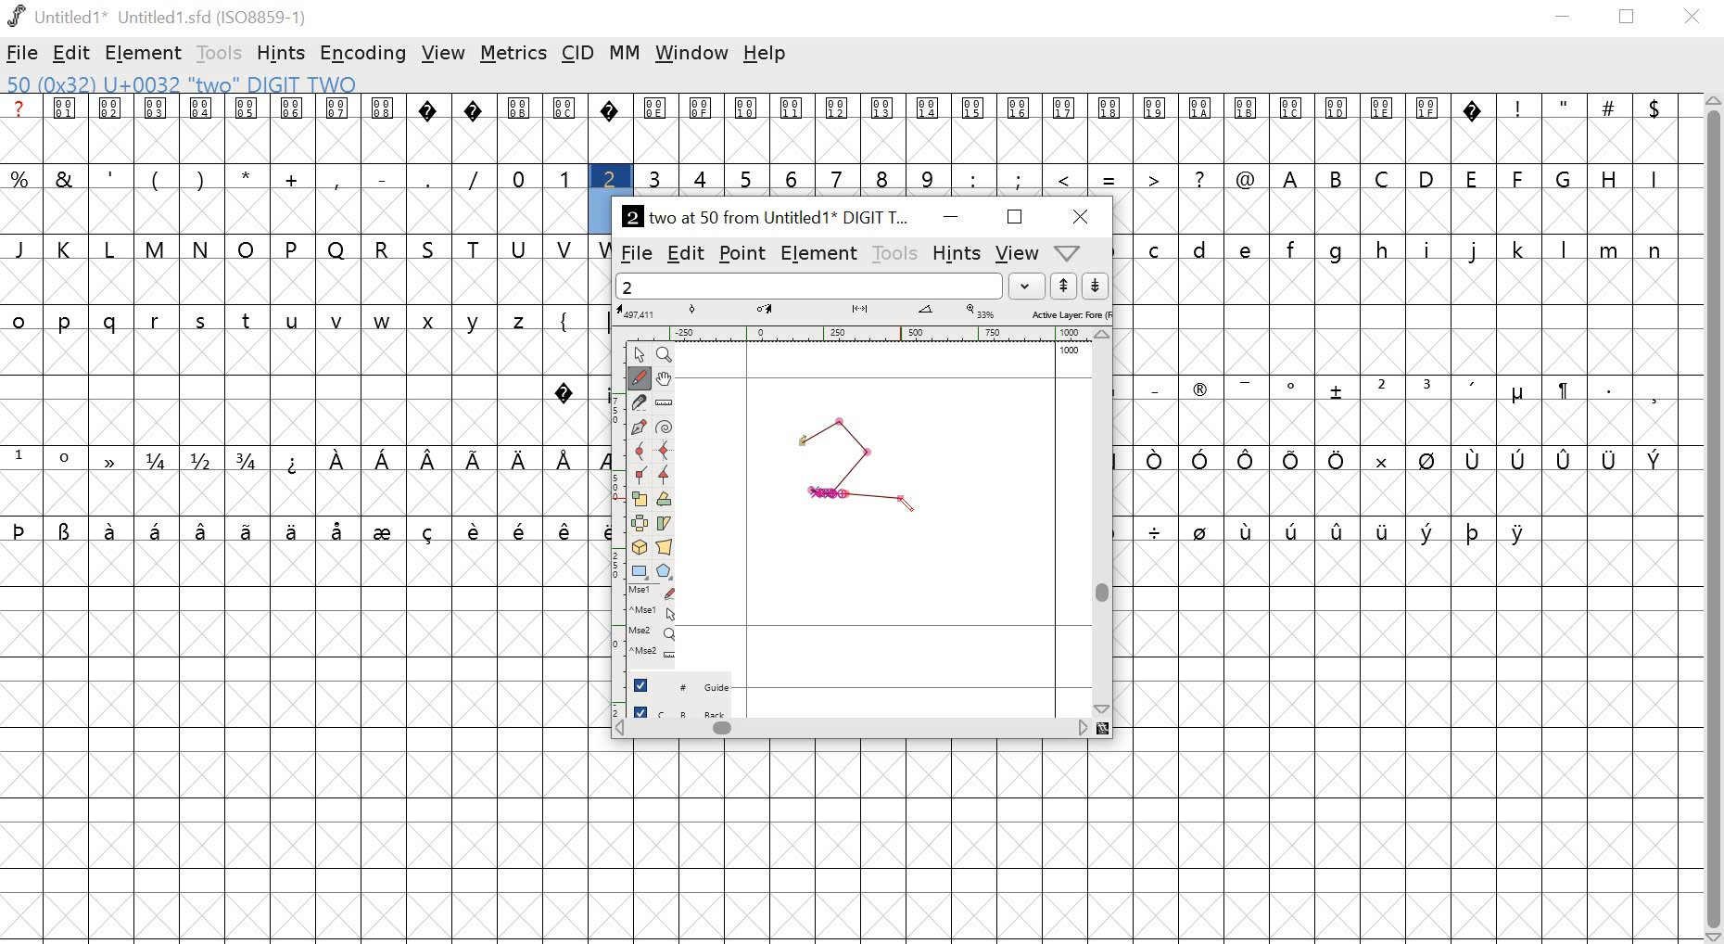 The width and height of the screenshot is (1724, 944). What do you see at coordinates (642, 355) in the screenshot?
I see `point` at bounding box center [642, 355].